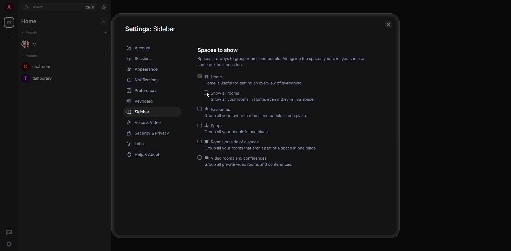 Image resolution: width=511 pixels, height=251 pixels. What do you see at coordinates (144, 123) in the screenshot?
I see `voice & video` at bounding box center [144, 123].